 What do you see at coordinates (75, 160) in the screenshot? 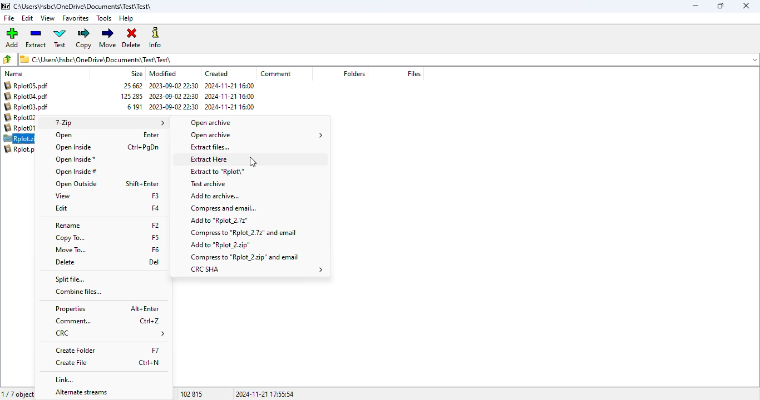
I see `open inside*` at bounding box center [75, 160].